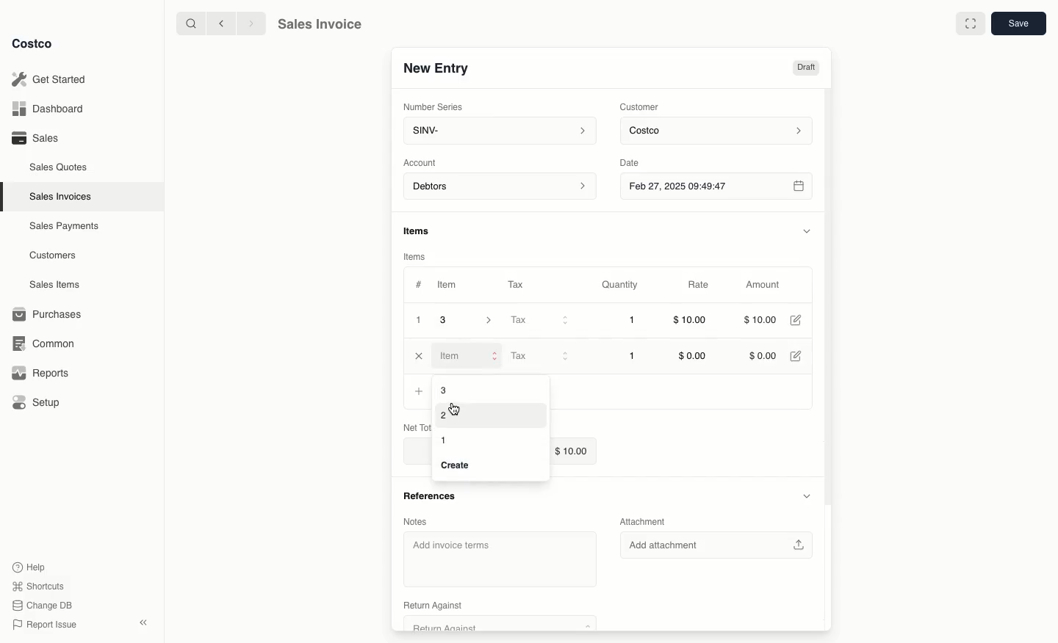 This screenshot has width=1058, height=643. What do you see at coordinates (51, 79) in the screenshot?
I see `Get Started` at bounding box center [51, 79].